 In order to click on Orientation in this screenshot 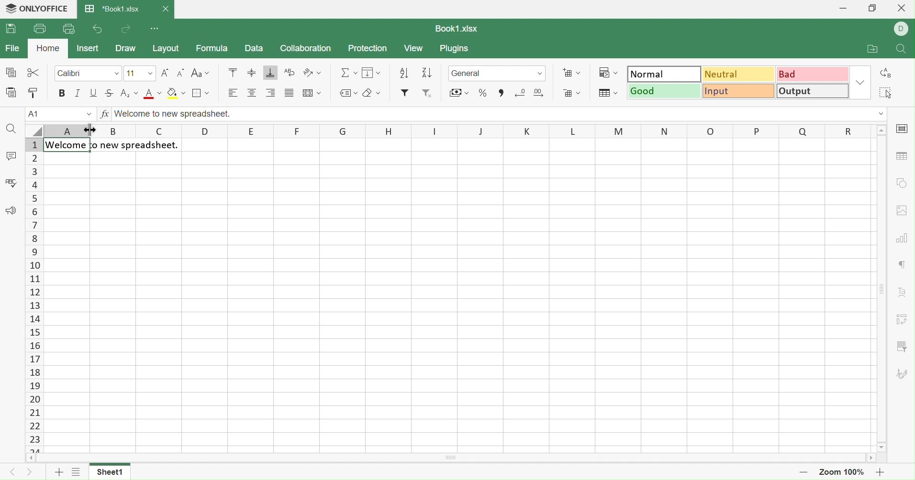, I will do `click(313, 73)`.